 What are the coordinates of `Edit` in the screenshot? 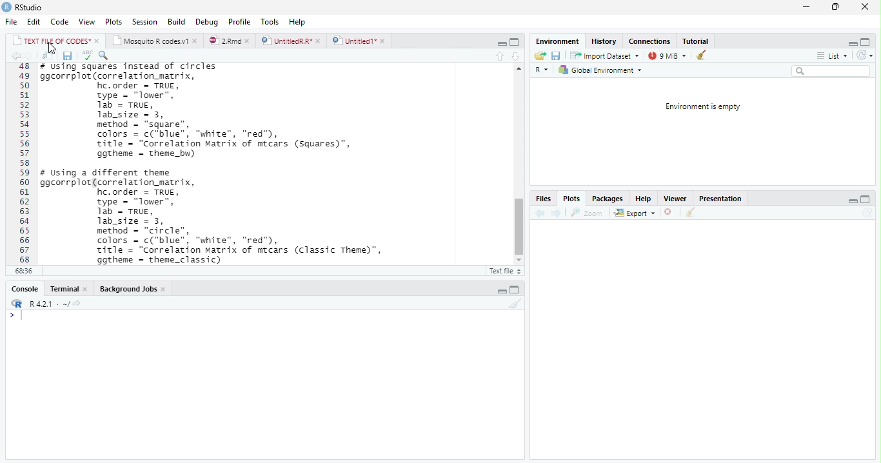 It's located at (34, 22).